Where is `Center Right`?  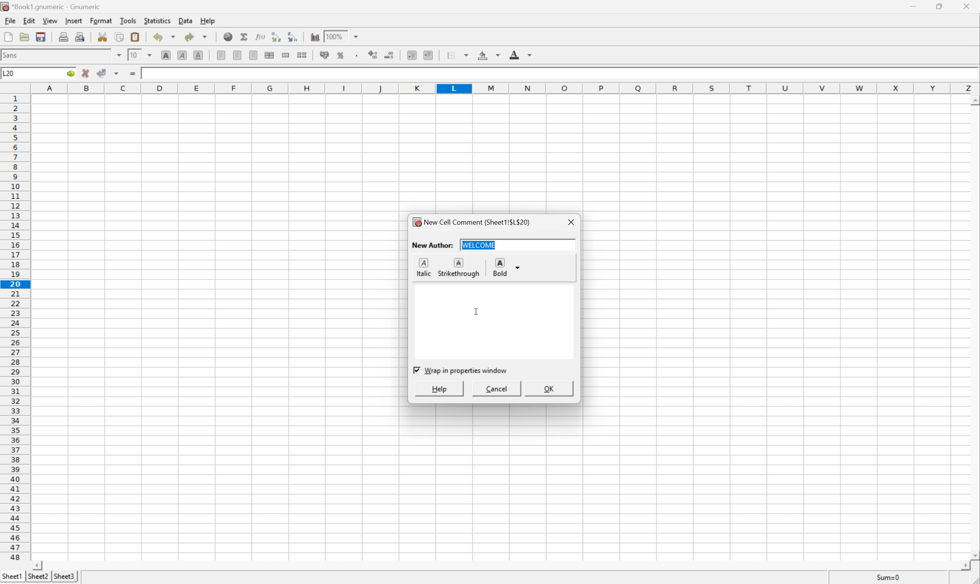
Center Right is located at coordinates (253, 56).